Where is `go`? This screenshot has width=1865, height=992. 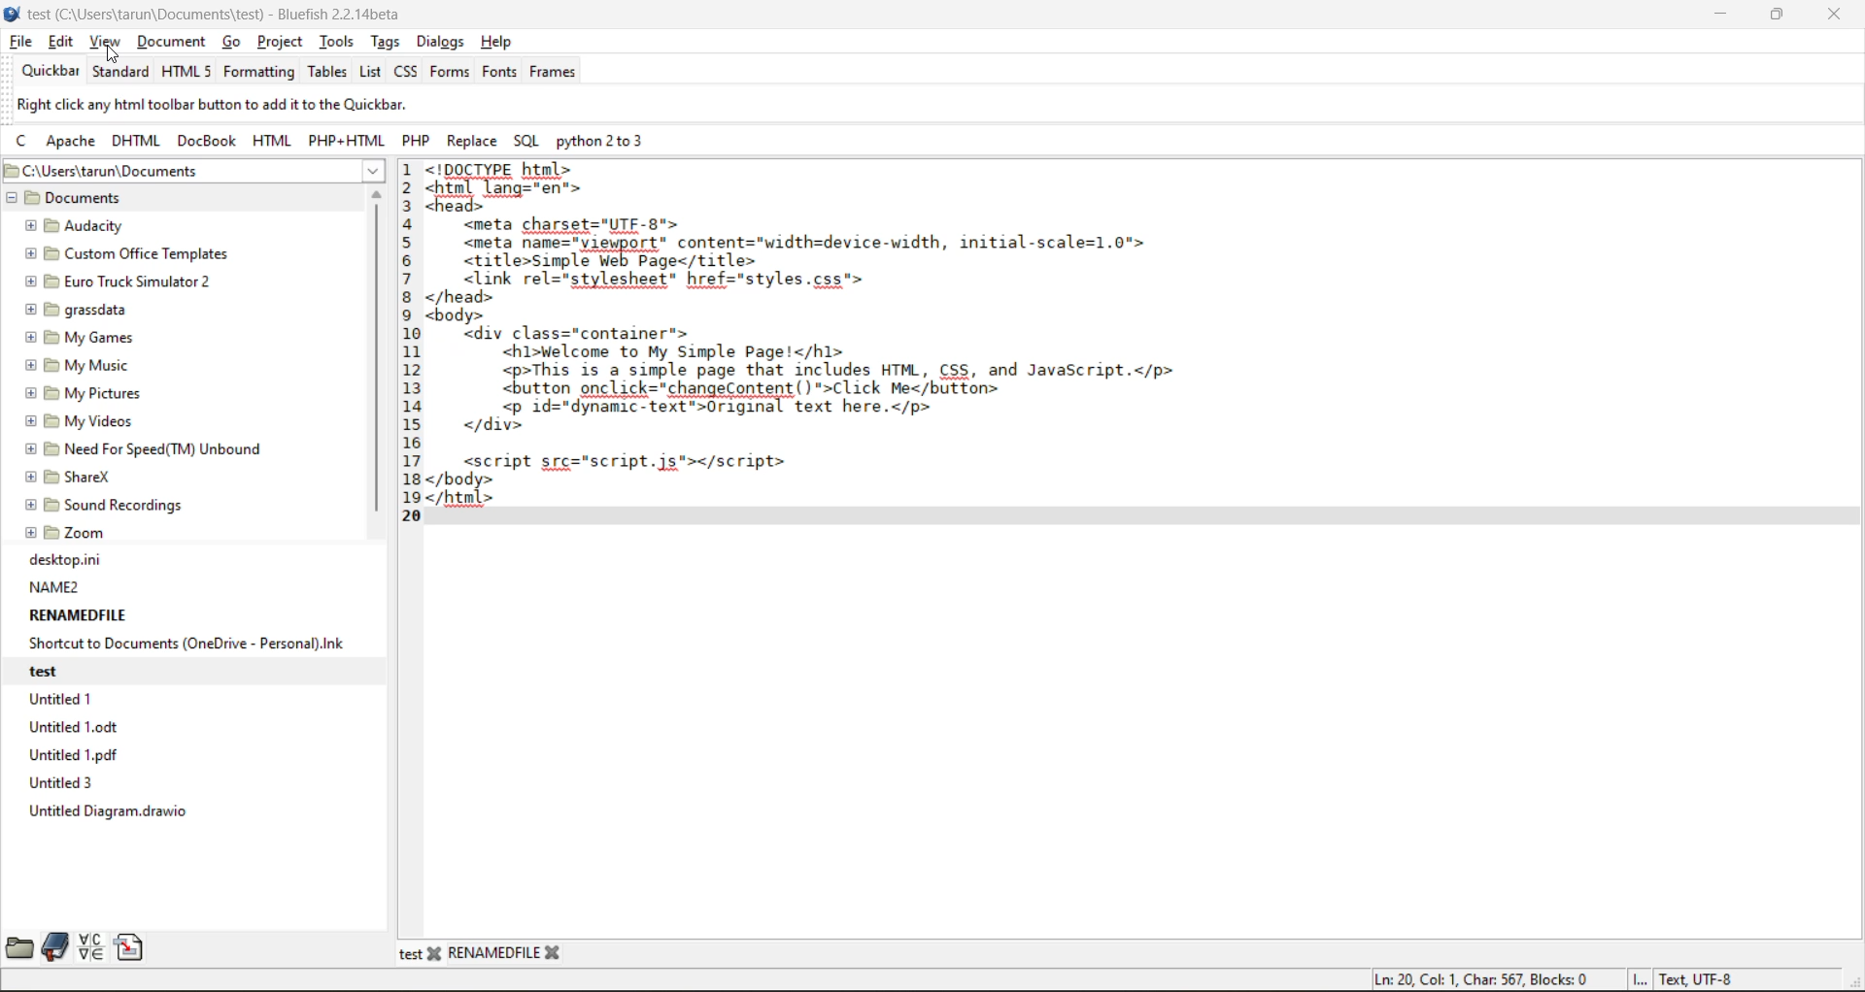 go is located at coordinates (234, 44).